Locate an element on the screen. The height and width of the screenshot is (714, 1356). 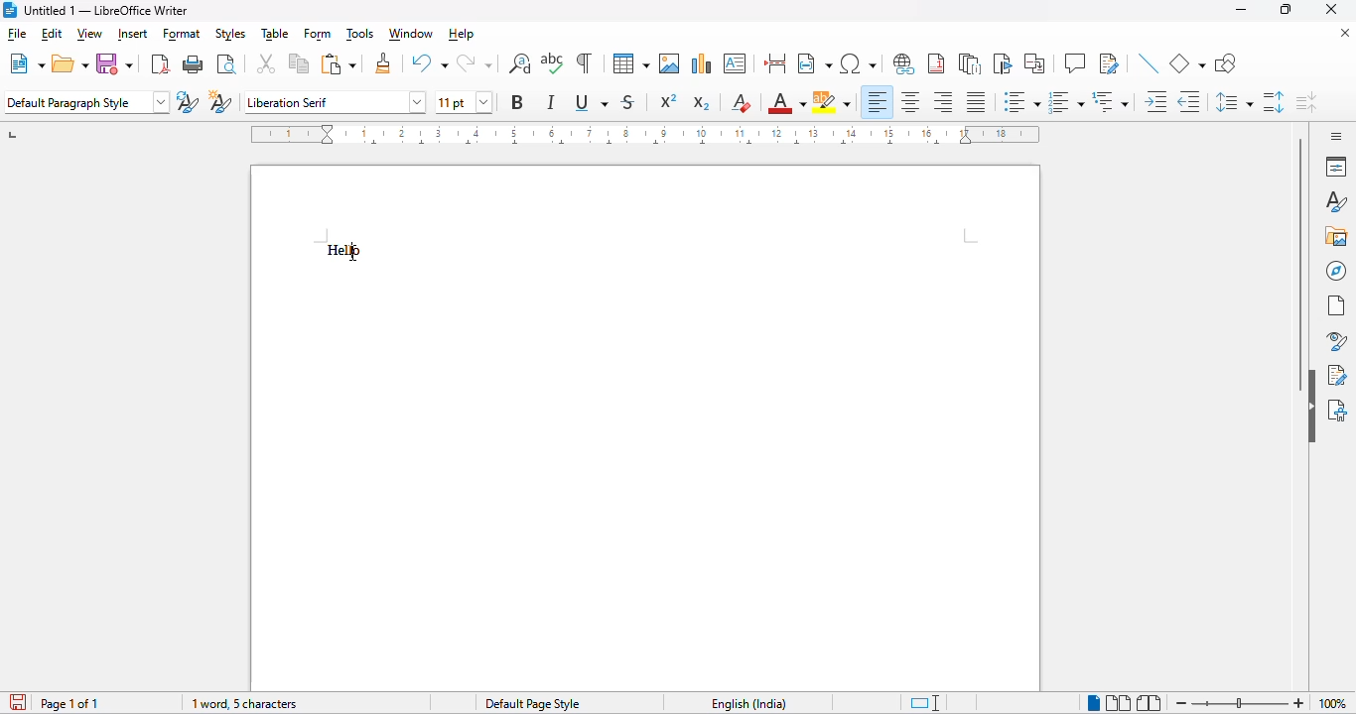
toggle formatting marks is located at coordinates (585, 62).